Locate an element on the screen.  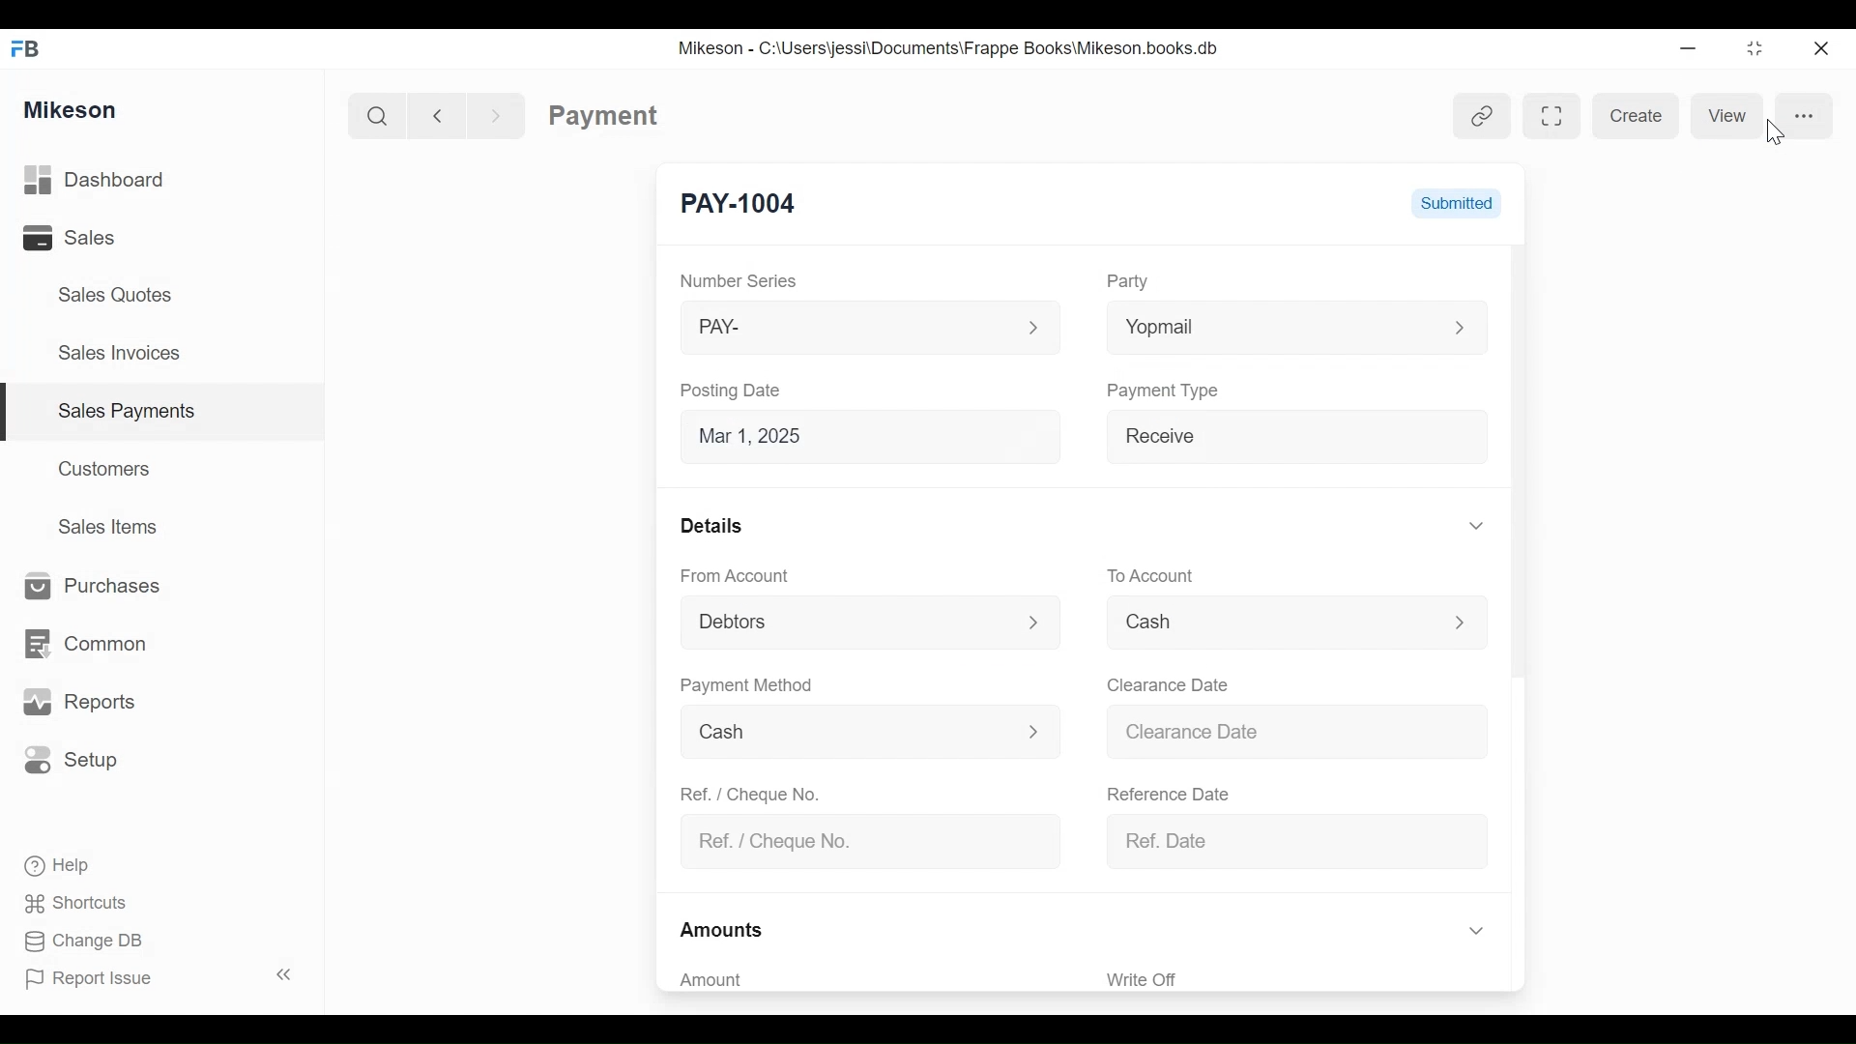
Dashboard is located at coordinates (127, 181).